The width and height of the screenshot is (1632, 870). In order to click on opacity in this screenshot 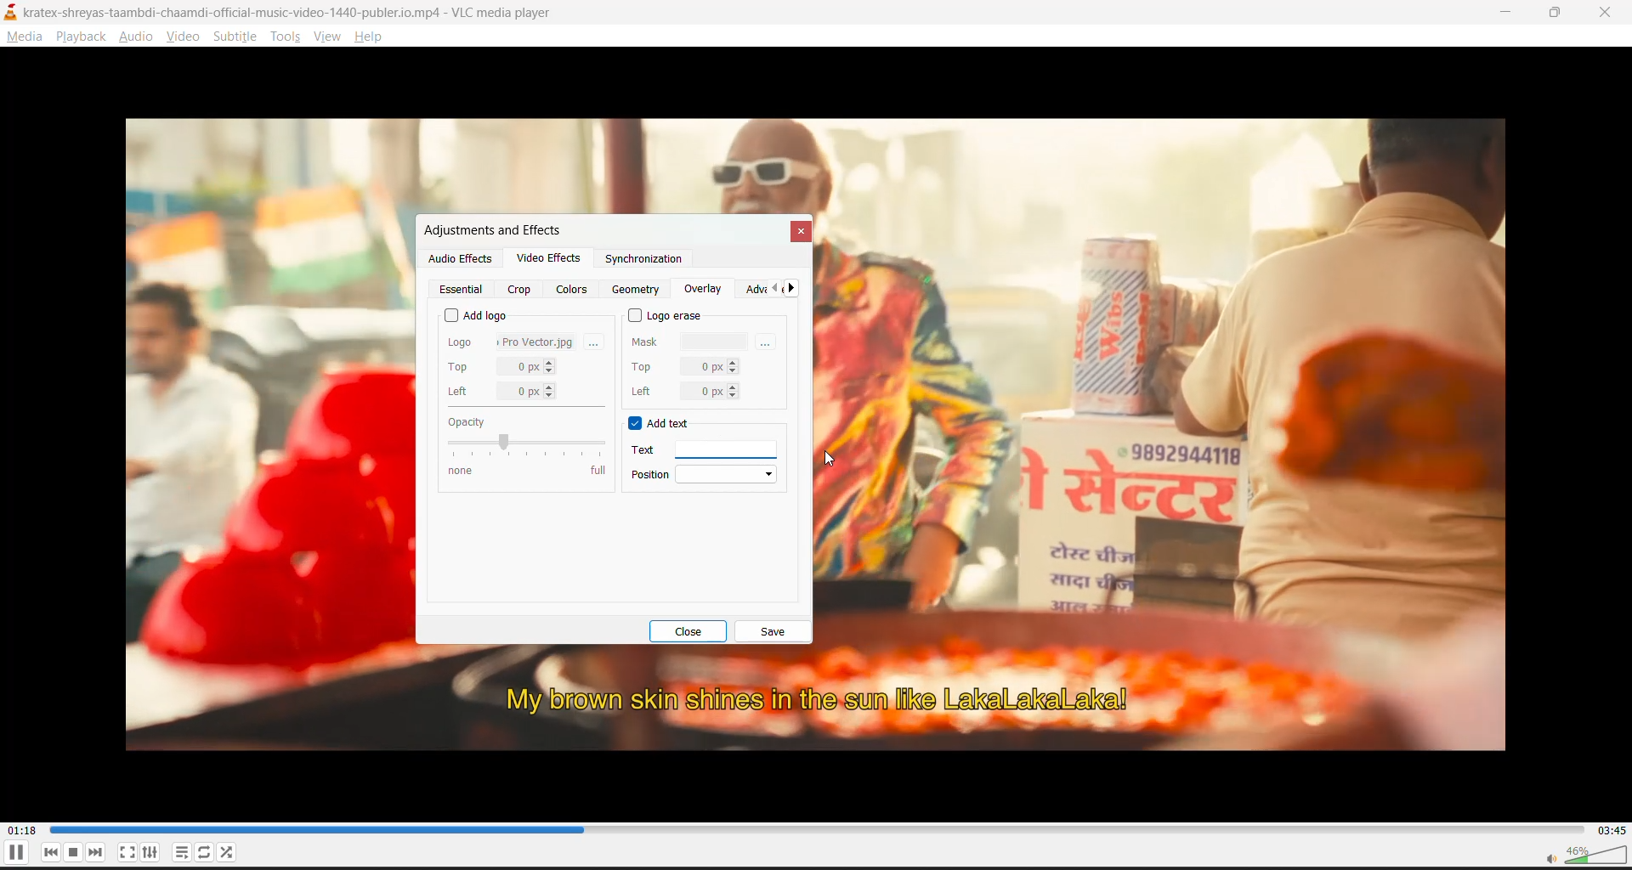, I will do `click(524, 445)`.